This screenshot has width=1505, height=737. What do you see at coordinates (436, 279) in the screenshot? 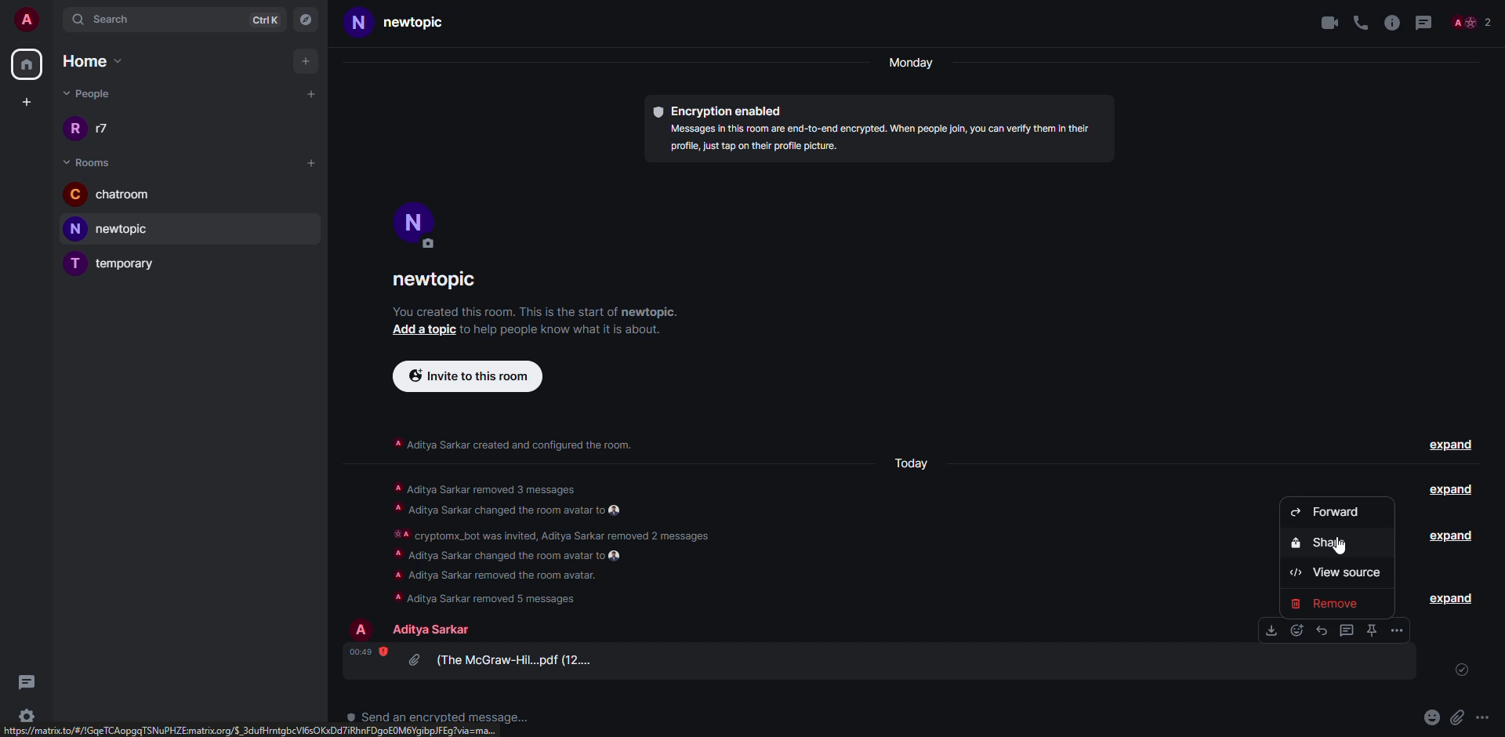
I see `room` at bounding box center [436, 279].